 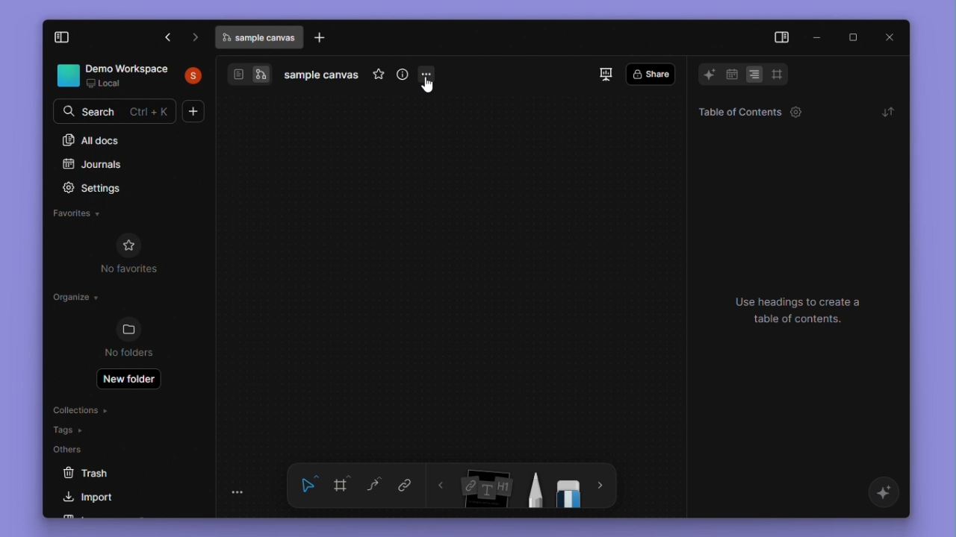 What do you see at coordinates (78, 300) in the screenshot?
I see `Organise` at bounding box center [78, 300].